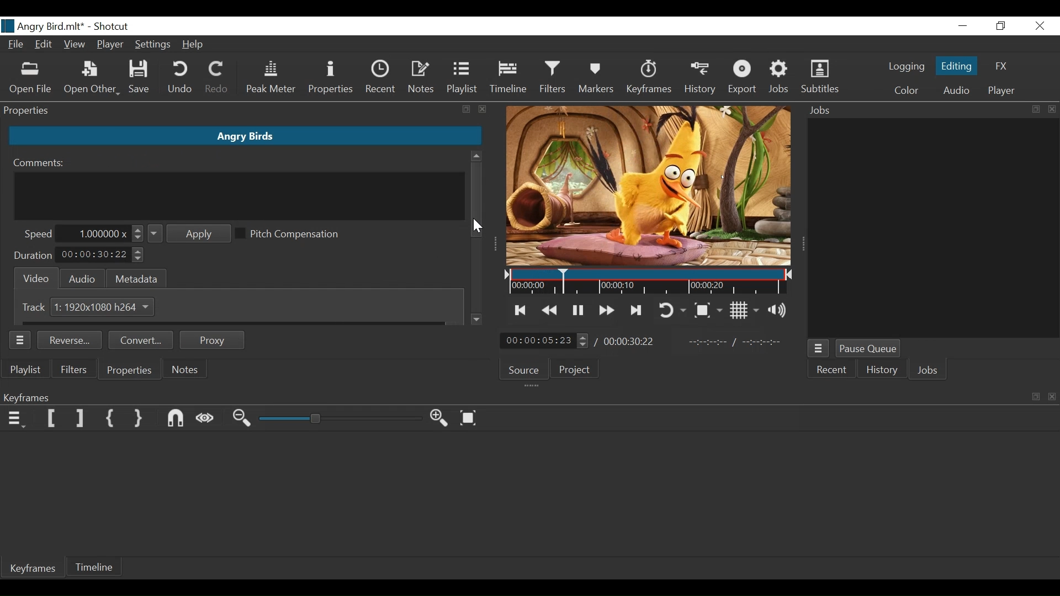 The width and height of the screenshot is (1060, 596). Describe the element at coordinates (963, 26) in the screenshot. I see `Minimize` at that location.